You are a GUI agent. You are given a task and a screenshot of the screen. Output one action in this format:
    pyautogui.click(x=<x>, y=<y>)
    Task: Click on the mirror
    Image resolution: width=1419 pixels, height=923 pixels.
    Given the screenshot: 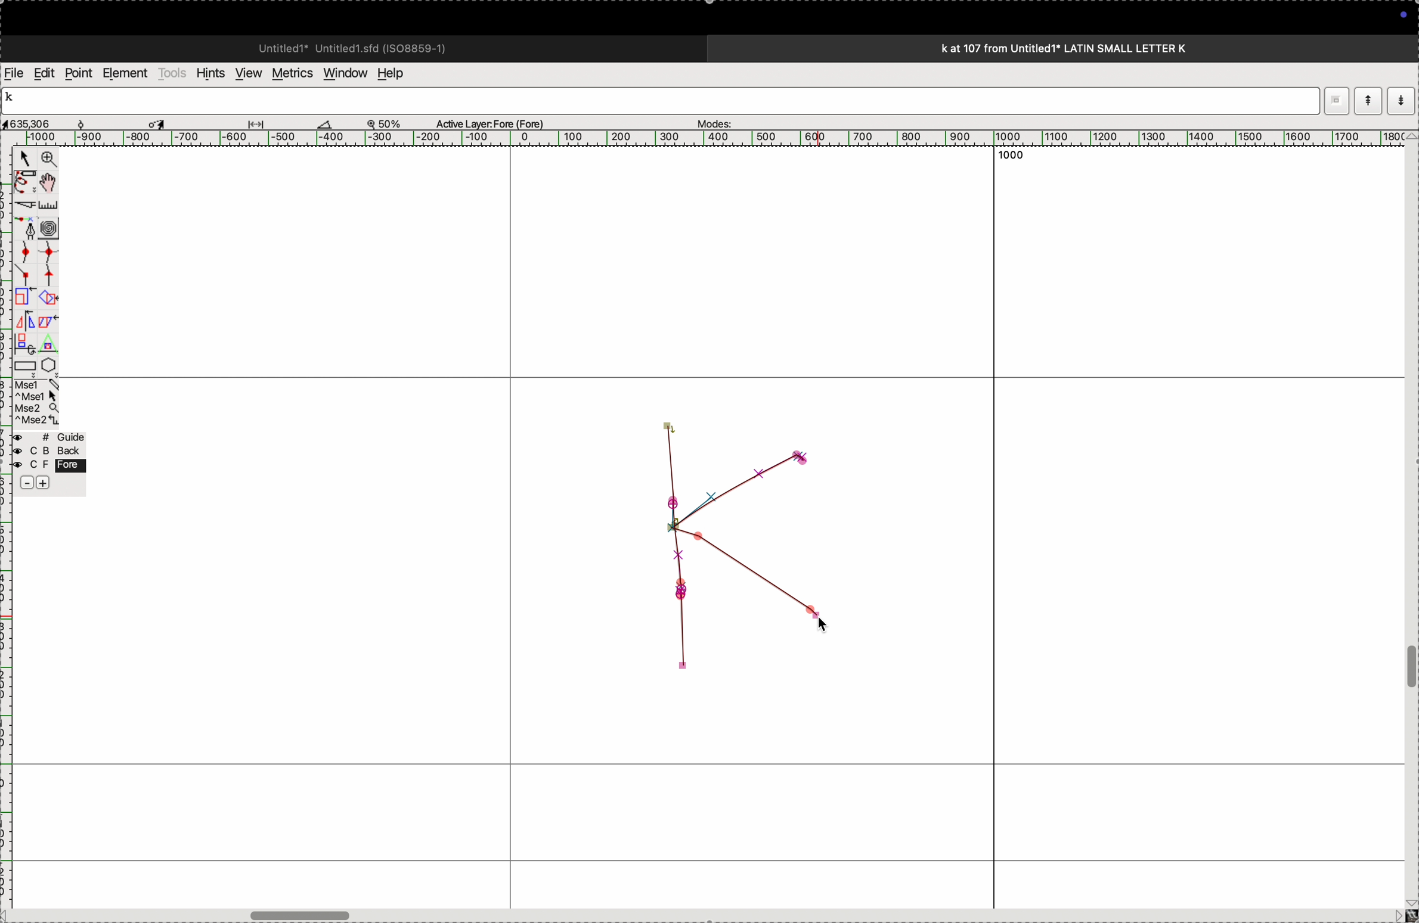 What is the action you would take?
    pyautogui.click(x=24, y=331)
    